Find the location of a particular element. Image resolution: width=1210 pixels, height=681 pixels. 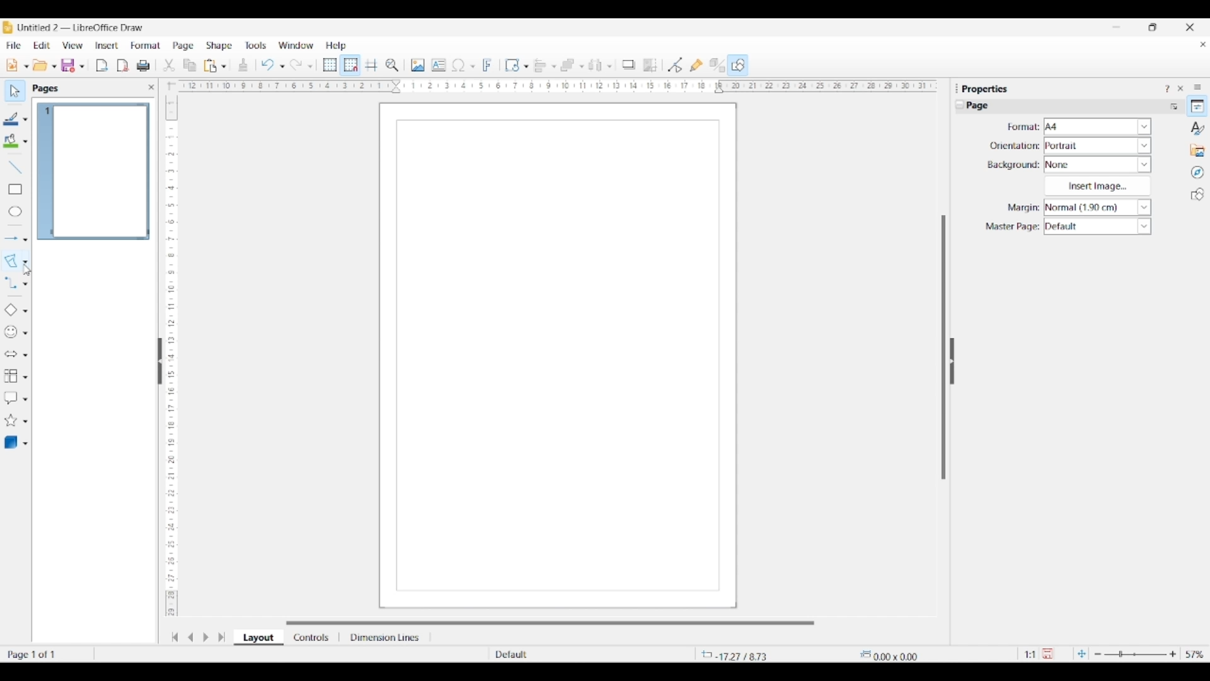

Background options is located at coordinates (1098, 165).